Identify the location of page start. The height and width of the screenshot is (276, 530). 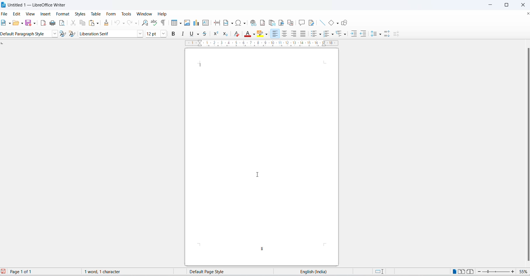
(201, 65).